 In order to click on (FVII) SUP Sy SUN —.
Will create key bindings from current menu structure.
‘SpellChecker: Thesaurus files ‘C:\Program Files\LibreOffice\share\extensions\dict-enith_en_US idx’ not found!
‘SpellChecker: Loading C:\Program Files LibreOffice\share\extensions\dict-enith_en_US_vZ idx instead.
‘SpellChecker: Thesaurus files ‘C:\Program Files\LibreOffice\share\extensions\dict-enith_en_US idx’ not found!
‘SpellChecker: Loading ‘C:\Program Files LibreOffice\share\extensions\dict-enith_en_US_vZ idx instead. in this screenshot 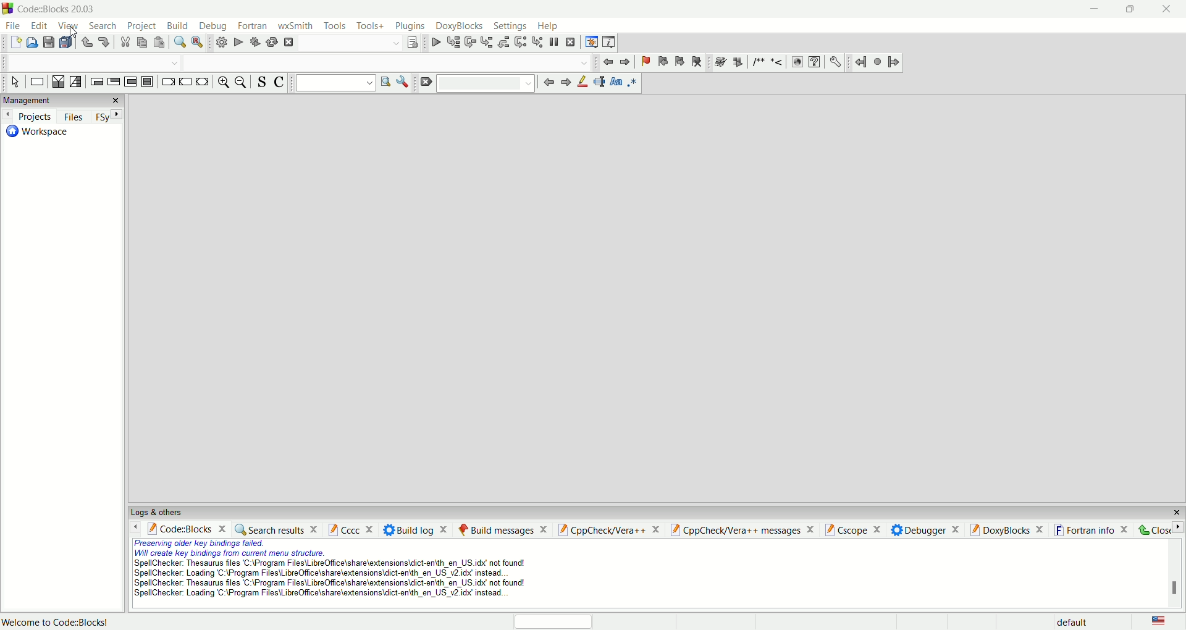, I will do `click(311, 572)`.